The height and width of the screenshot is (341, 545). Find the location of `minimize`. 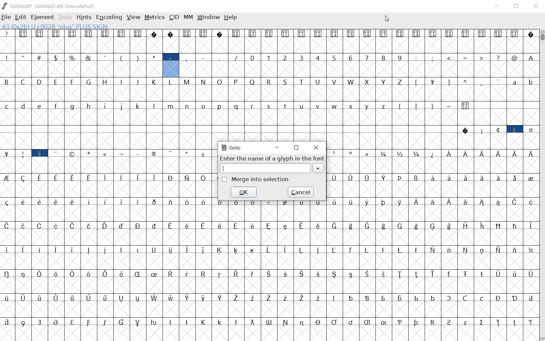

minimize is located at coordinates (497, 6).